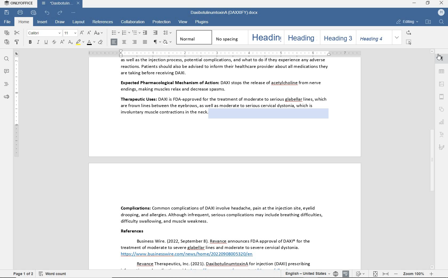 This screenshot has width=448, height=278. I want to click on bullets, so click(115, 33).